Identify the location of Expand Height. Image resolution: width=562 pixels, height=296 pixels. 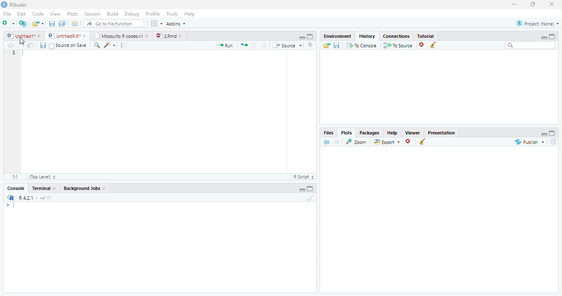
(311, 189).